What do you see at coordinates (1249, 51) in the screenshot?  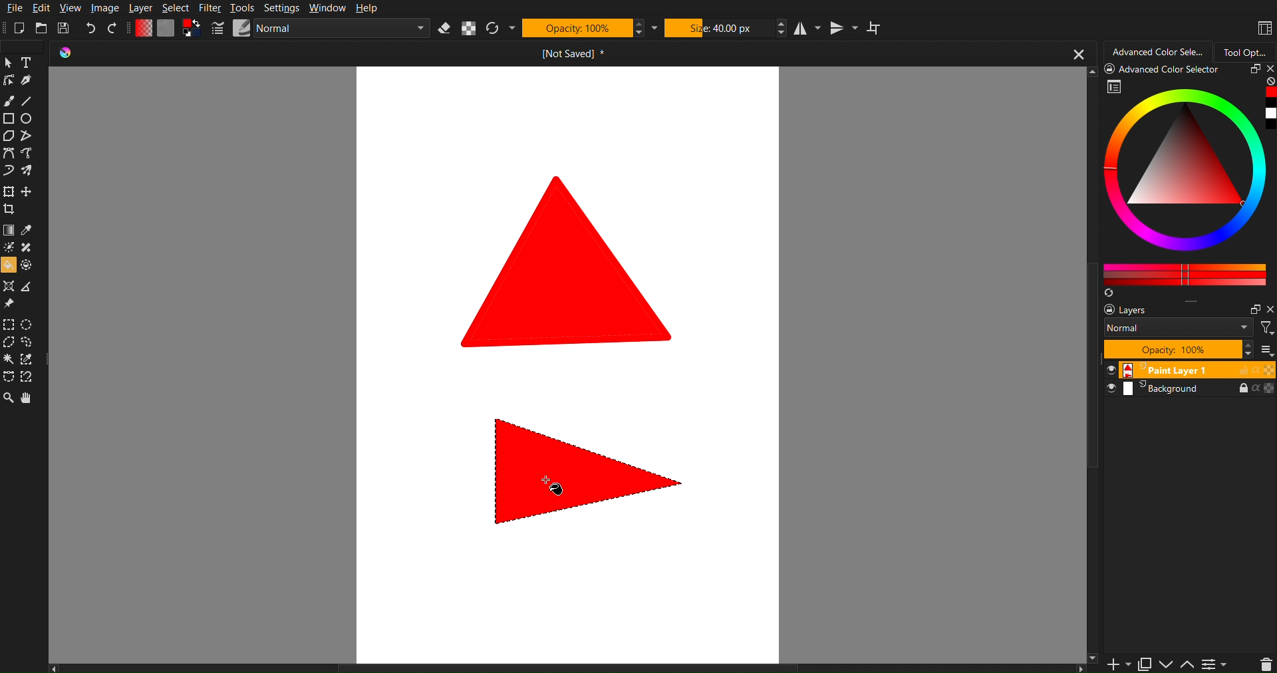 I see `Tool Options` at bounding box center [1249, 51].